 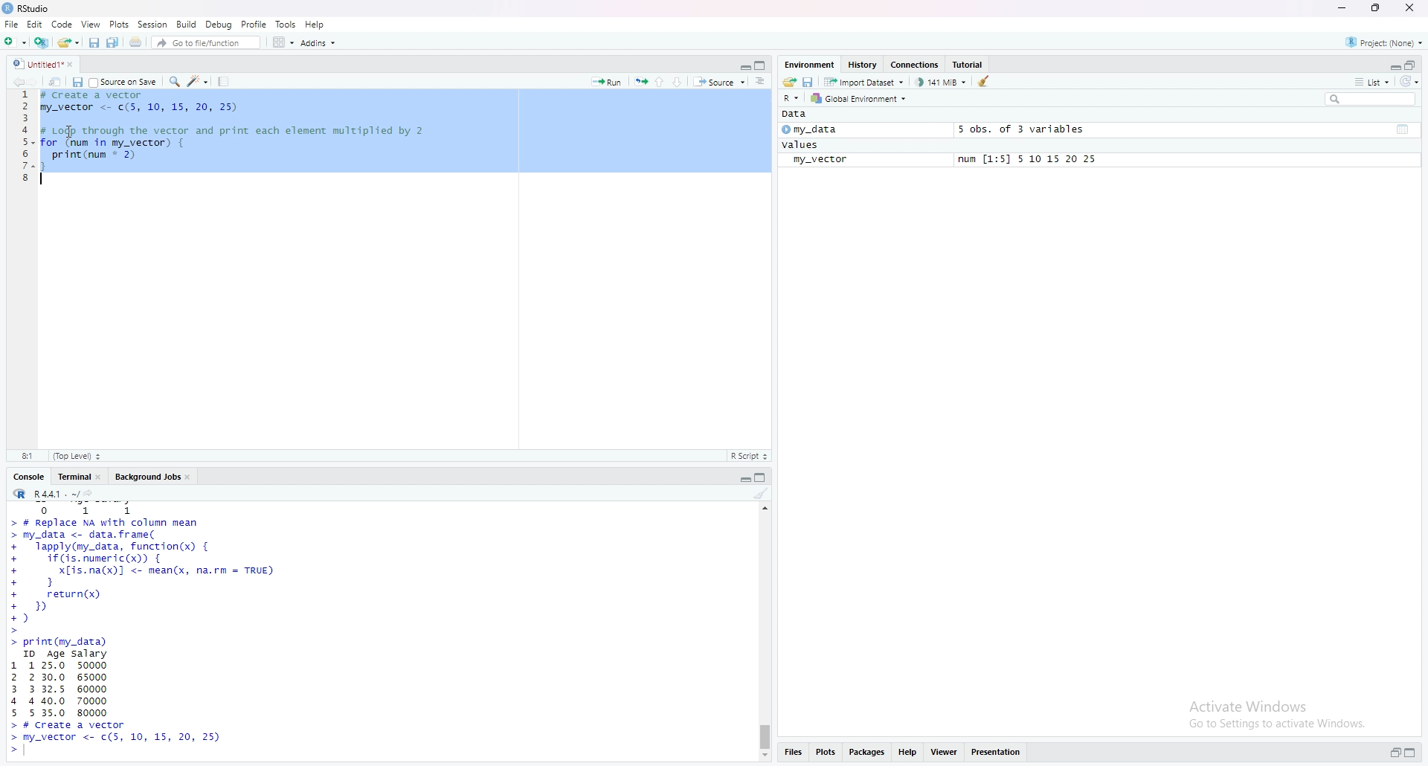 What do you see at coordinates (743, 67) in the screenshot?
I see `expand` at bounding box center [743, 67].